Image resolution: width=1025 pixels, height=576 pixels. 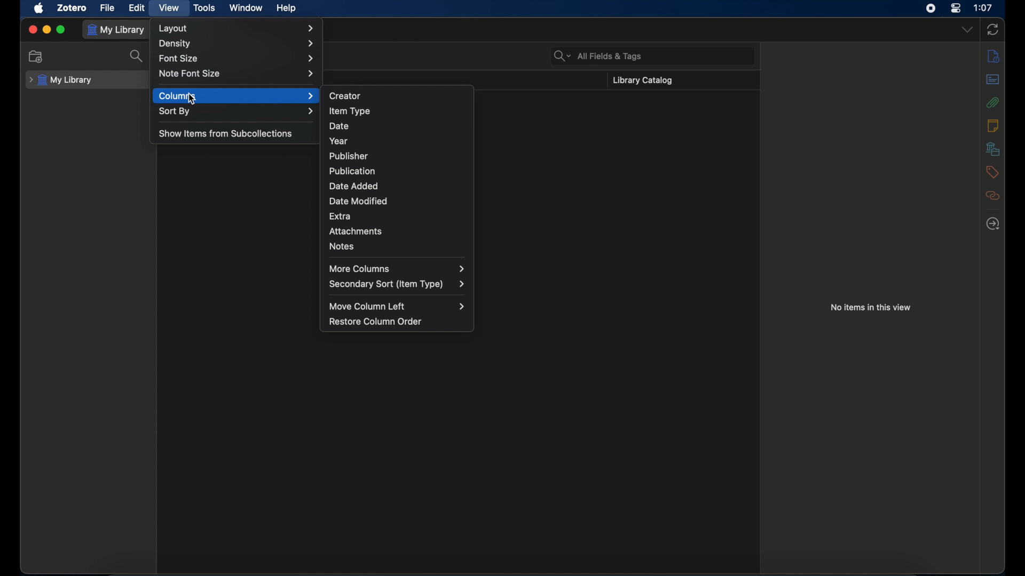 I want to click on close, so click(x=33, y=30).